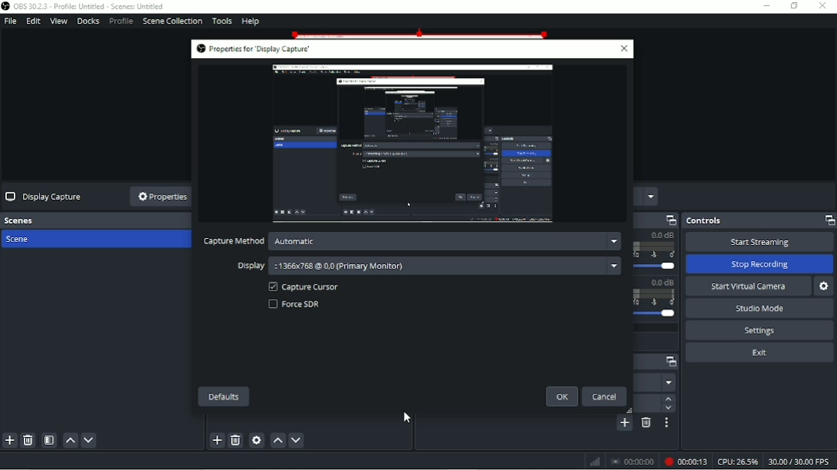 The image size is (837, 470). Describe the element at coordinates (121, 21) in the screenshot. I see `Profile` at that location.